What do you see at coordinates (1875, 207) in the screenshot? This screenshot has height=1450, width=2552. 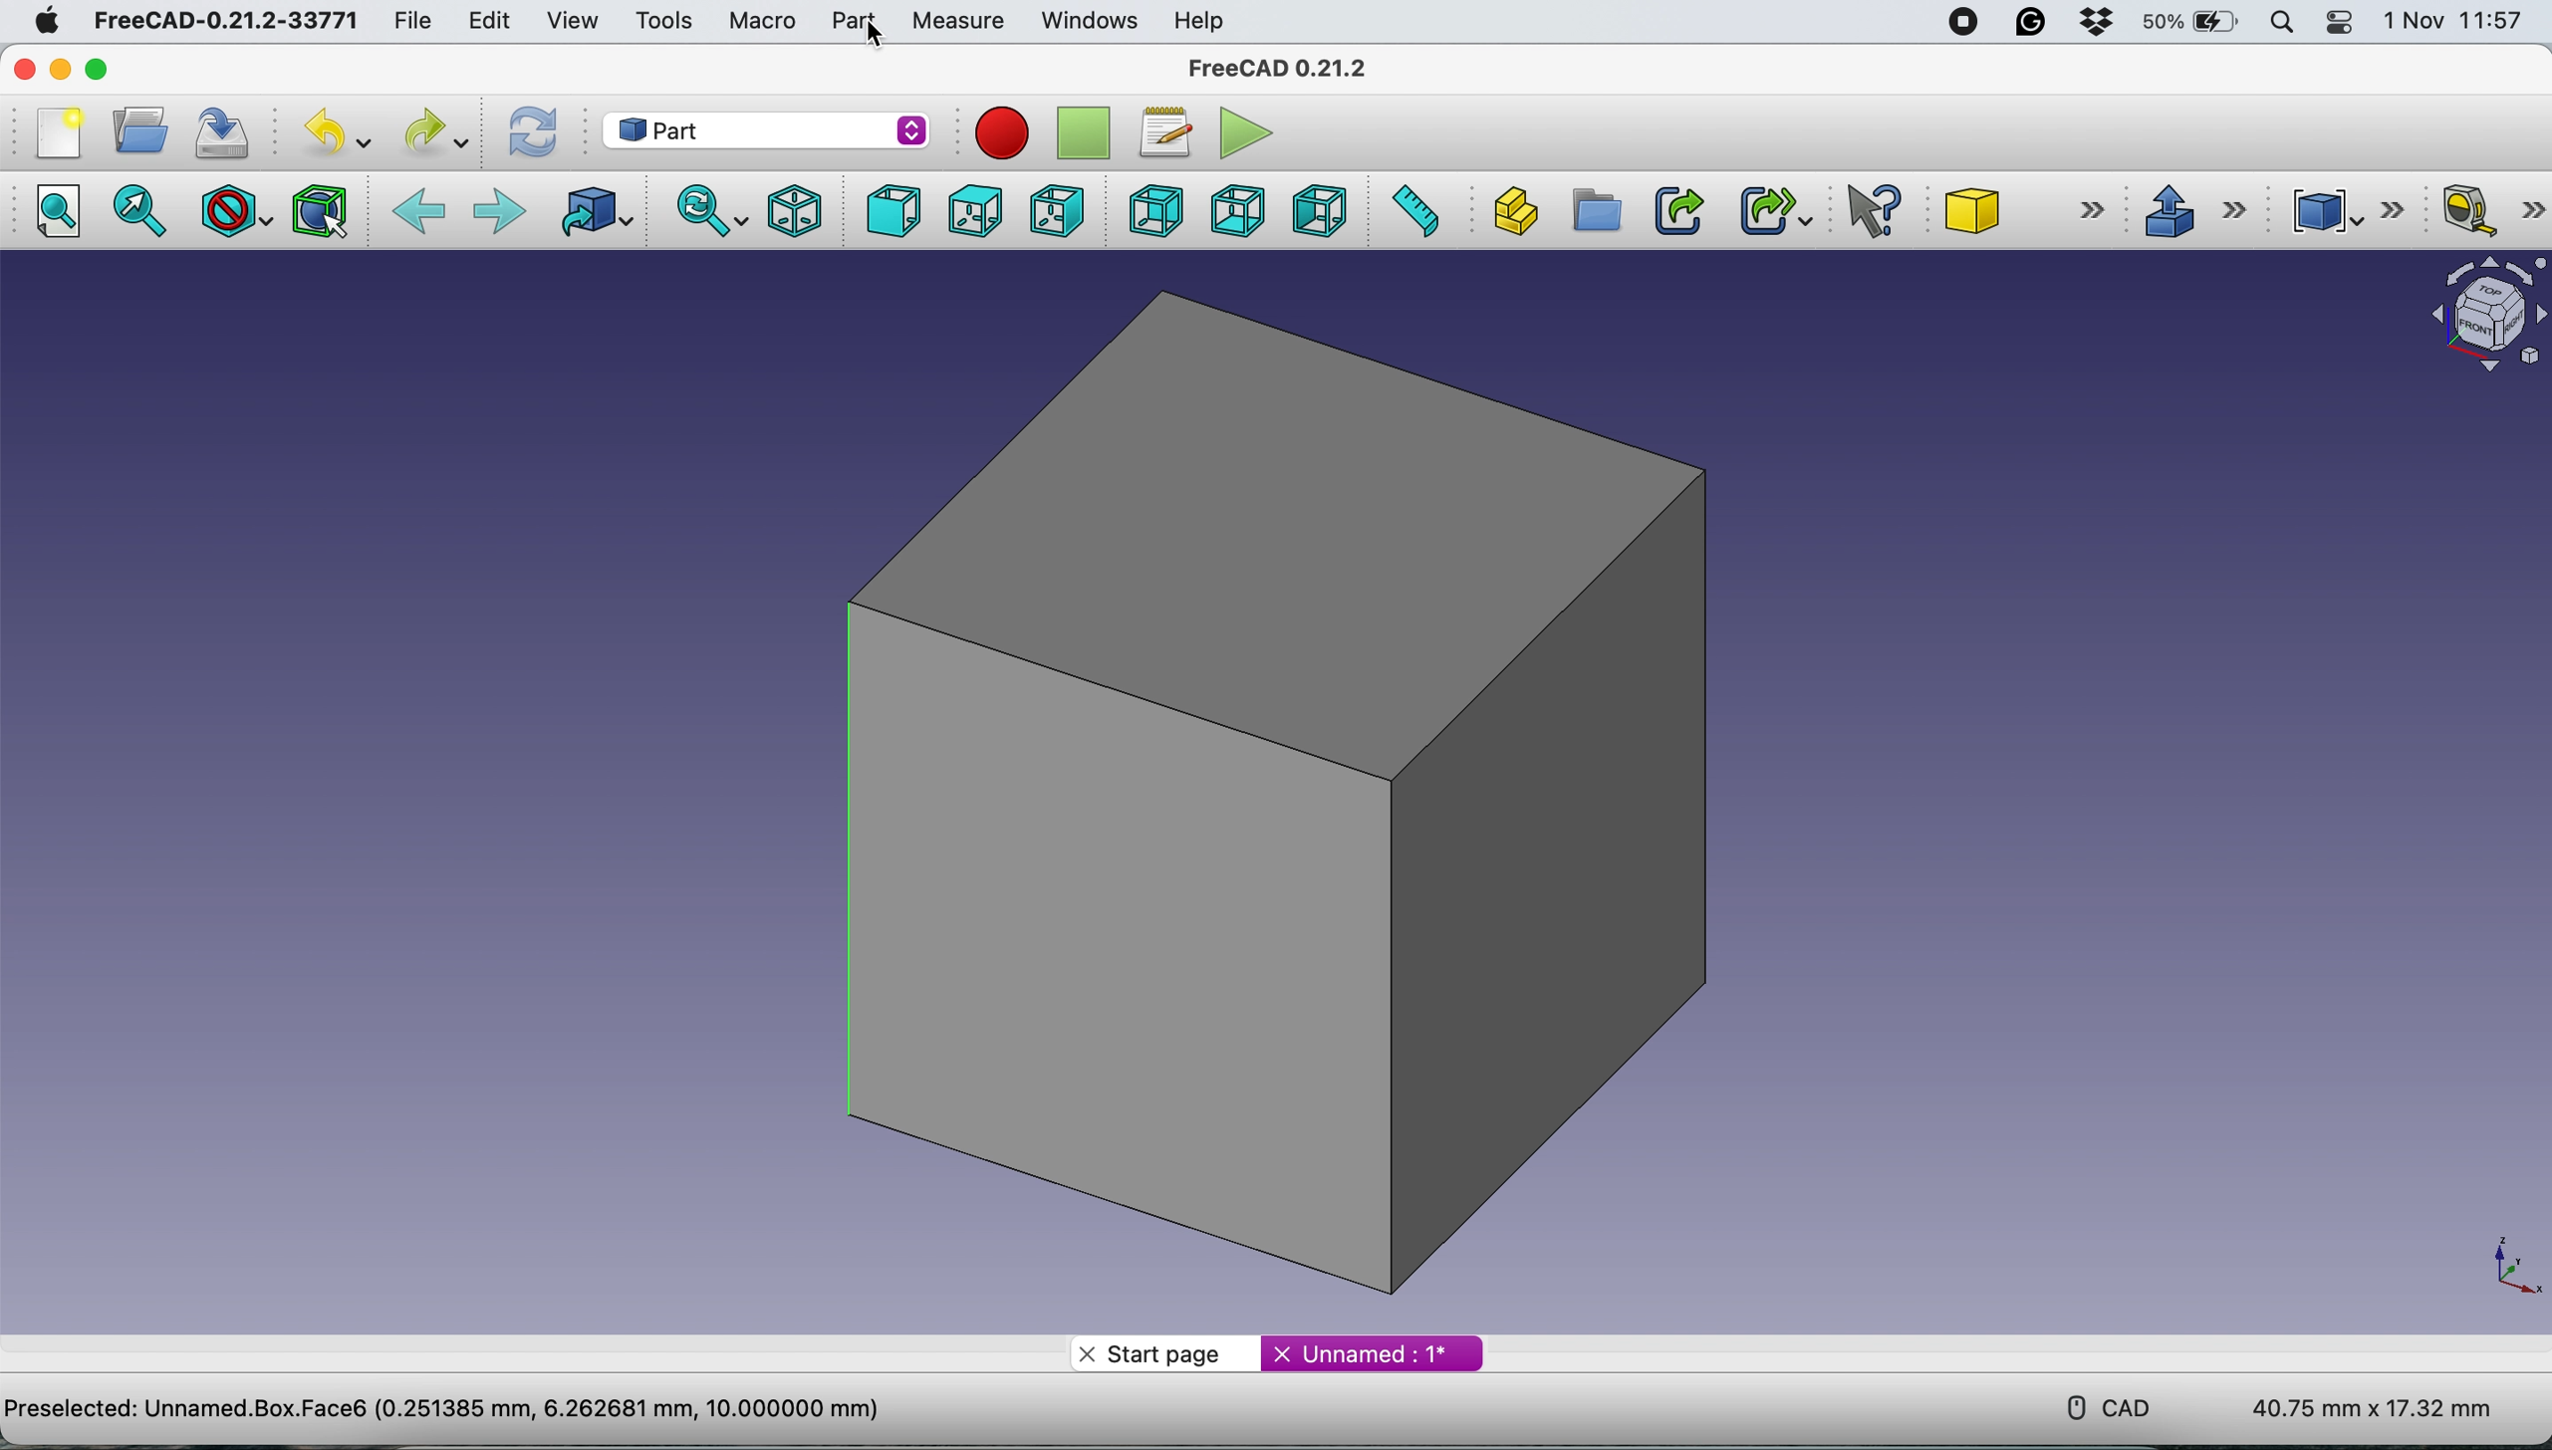 I see `what's this` at bounding box center [1875, 207].